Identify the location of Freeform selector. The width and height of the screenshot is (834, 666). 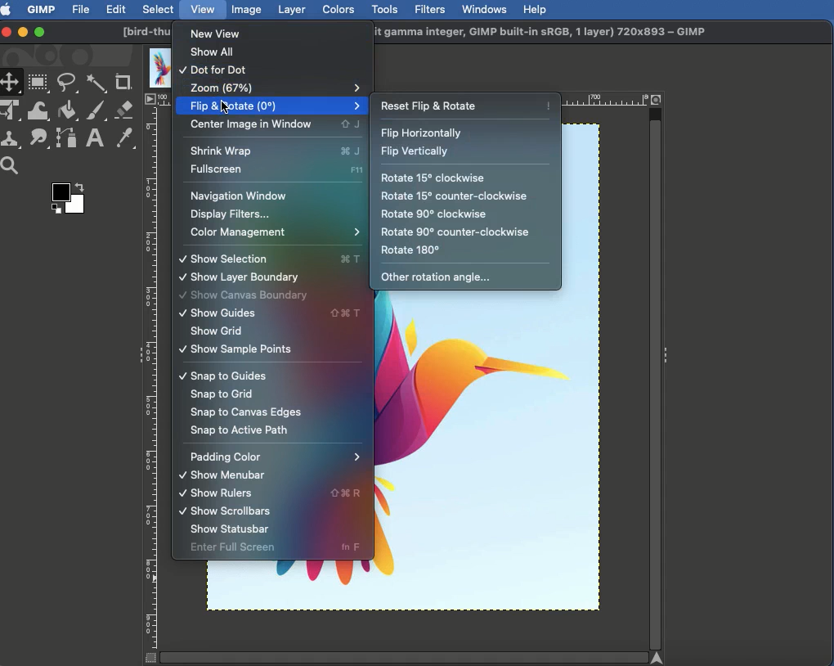
(69, 85).